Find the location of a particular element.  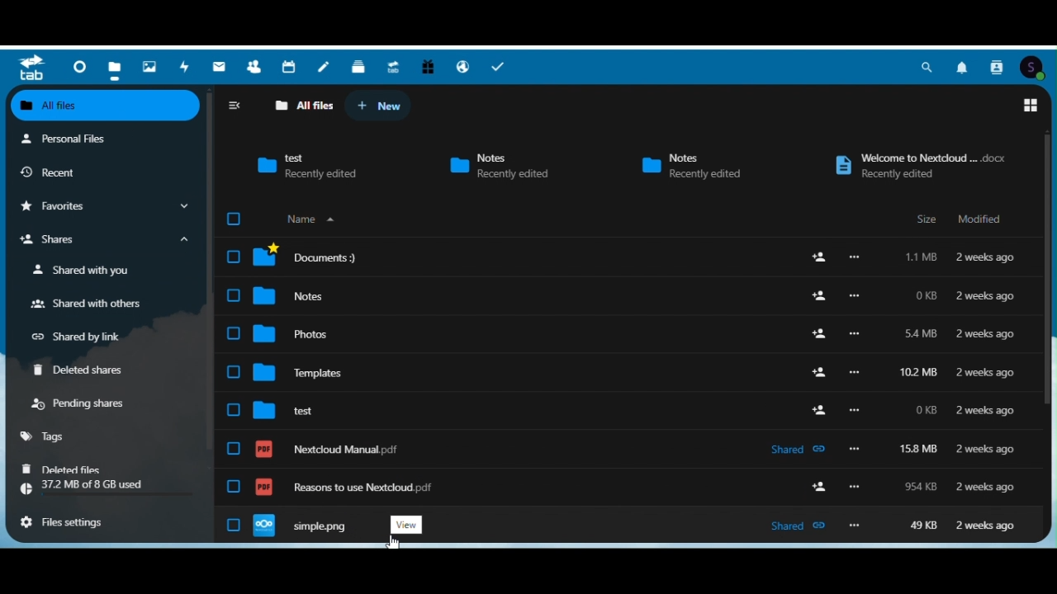

templates is located at coordinates (297, 372).